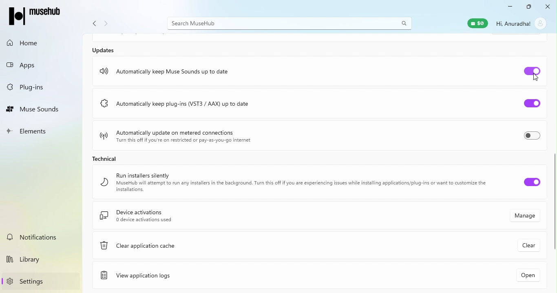 Image resolution: width=557 pixels, height=293 pixels. I want to click on Apps, so click(35, 63).